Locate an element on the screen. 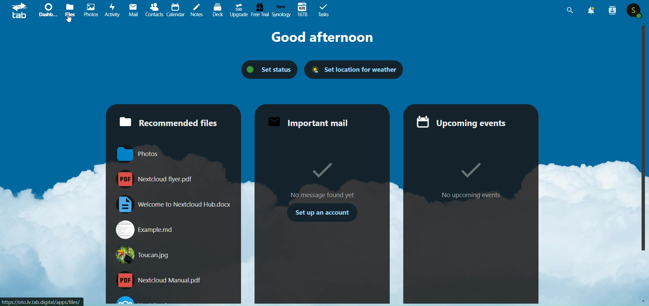 The height and width of the screenshot is (306, 649). picture is located at coordinates (91, 11).